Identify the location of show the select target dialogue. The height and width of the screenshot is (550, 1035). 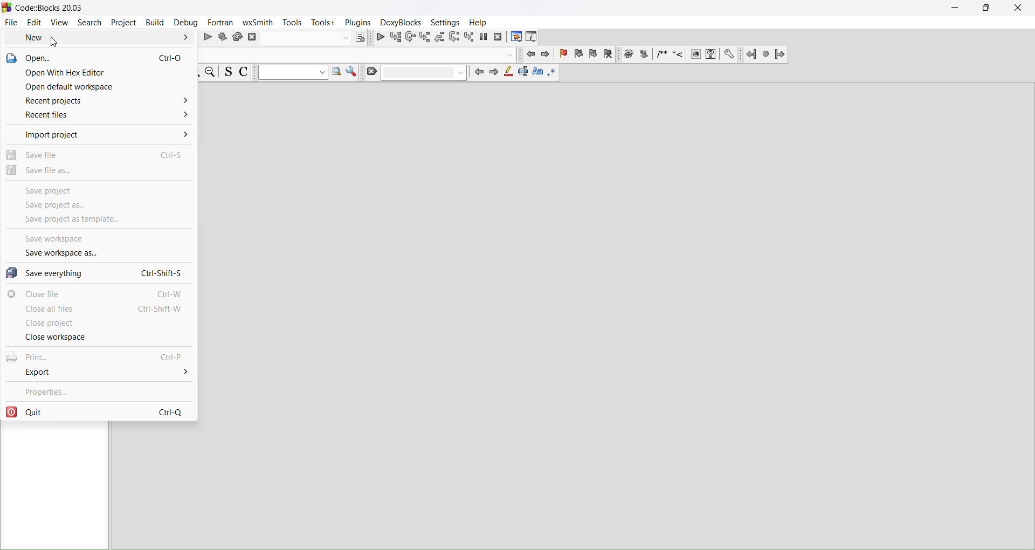
(315, 38).